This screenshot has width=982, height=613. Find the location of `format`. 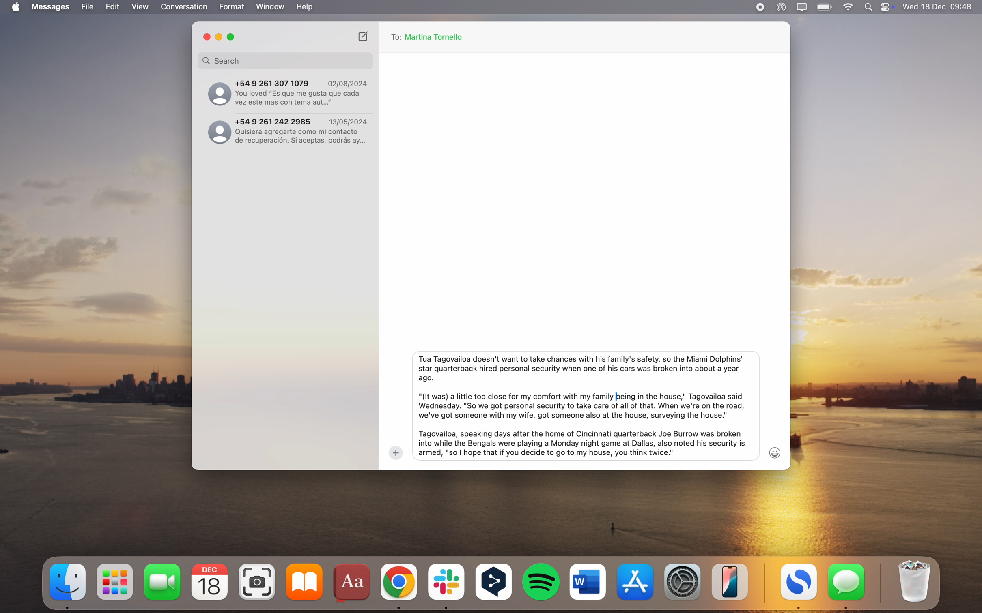

format is located at coordinates (233, 7).